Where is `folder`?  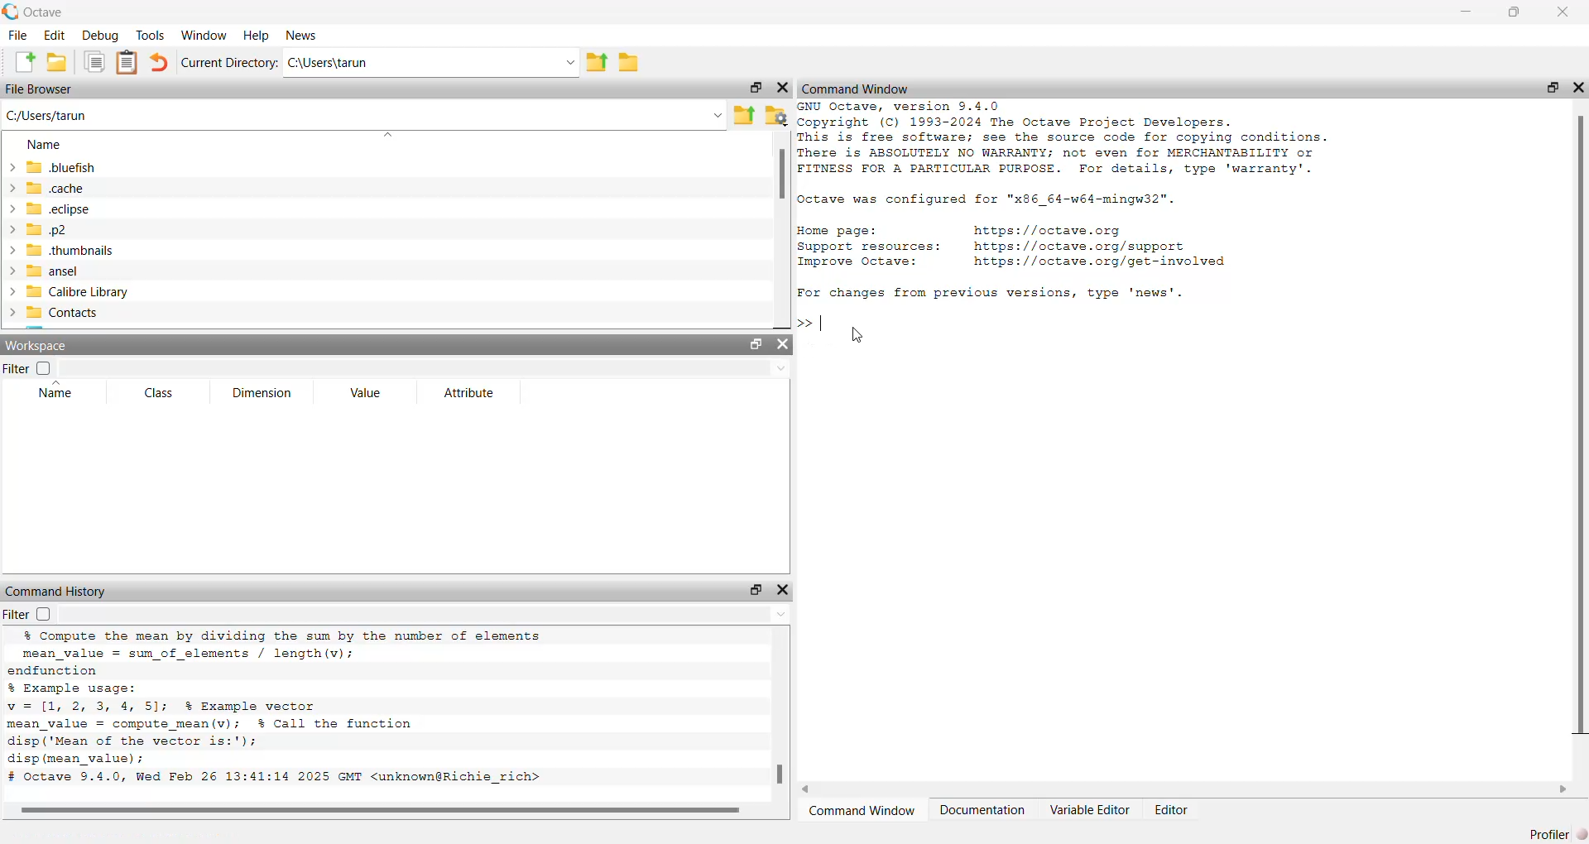 folder is located at coordinates (631, 63).